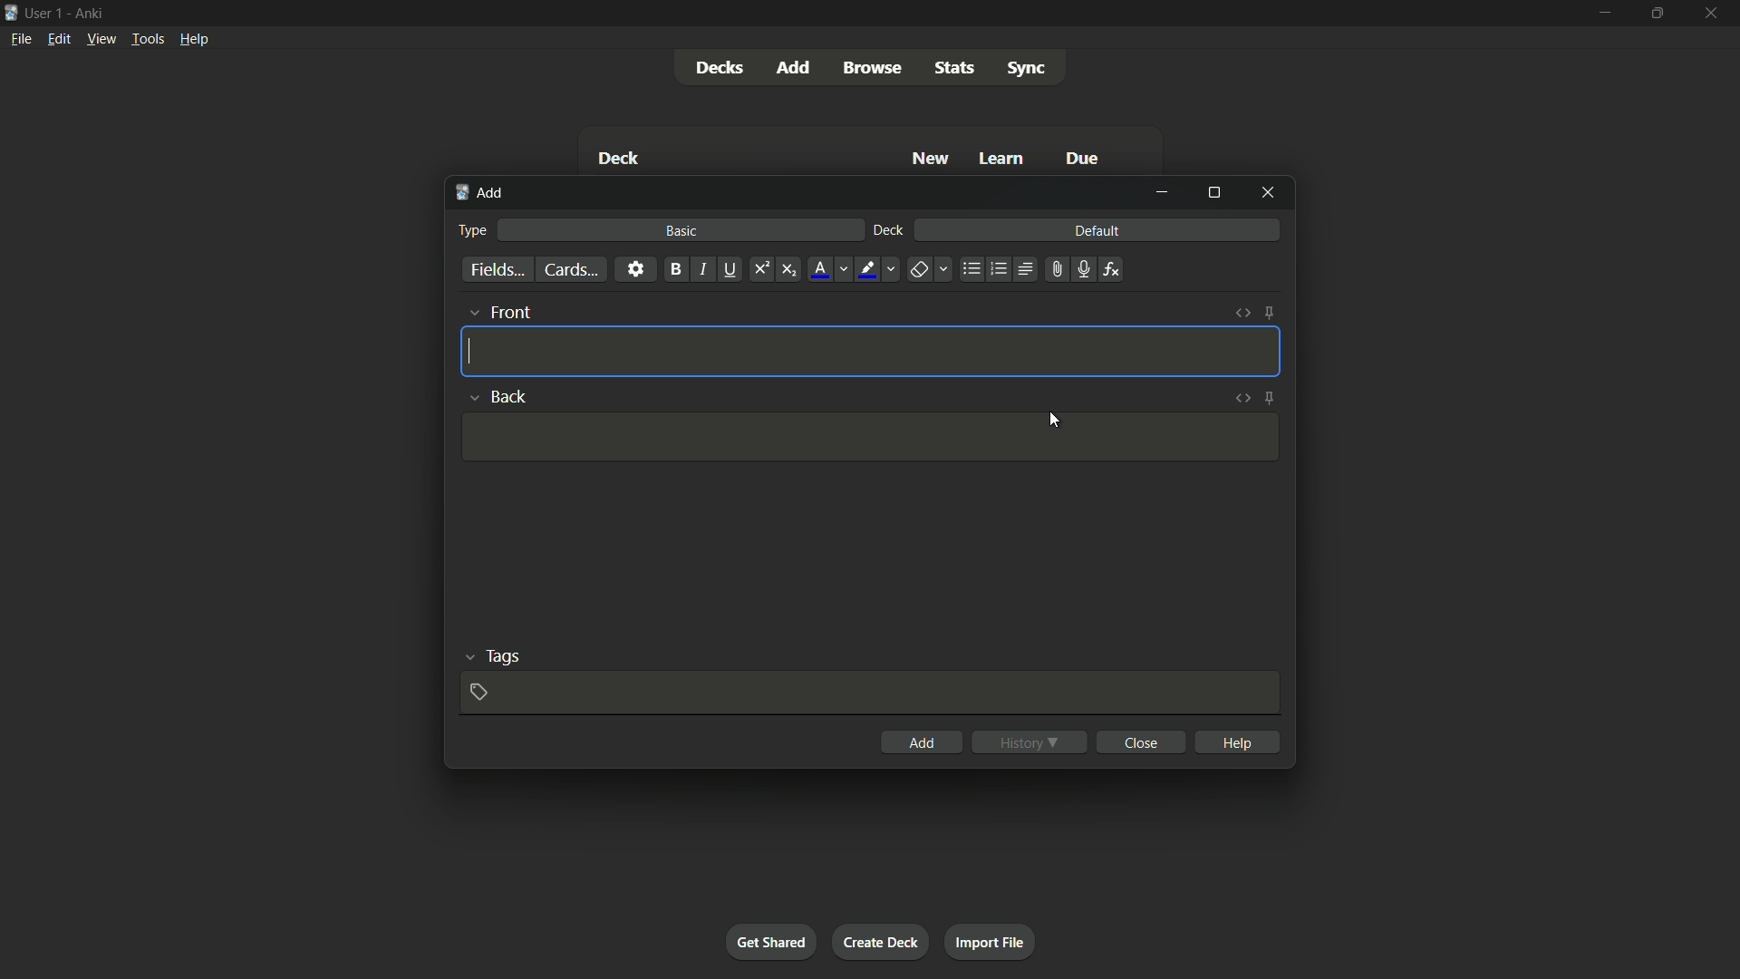  I want to click on underline, so click(730, 268).